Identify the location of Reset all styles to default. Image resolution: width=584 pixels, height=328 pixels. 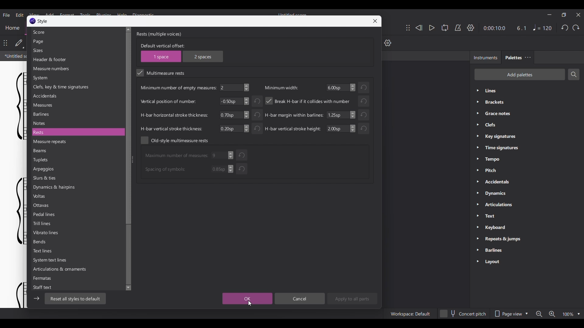
(75, 299).